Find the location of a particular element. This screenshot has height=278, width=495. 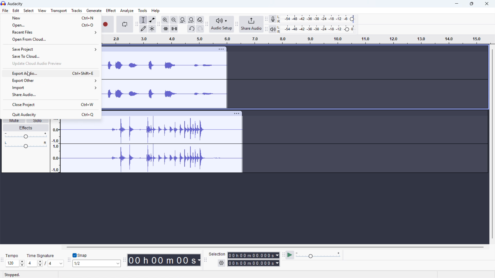

Click to drag  is located at coordinates (157, 49).